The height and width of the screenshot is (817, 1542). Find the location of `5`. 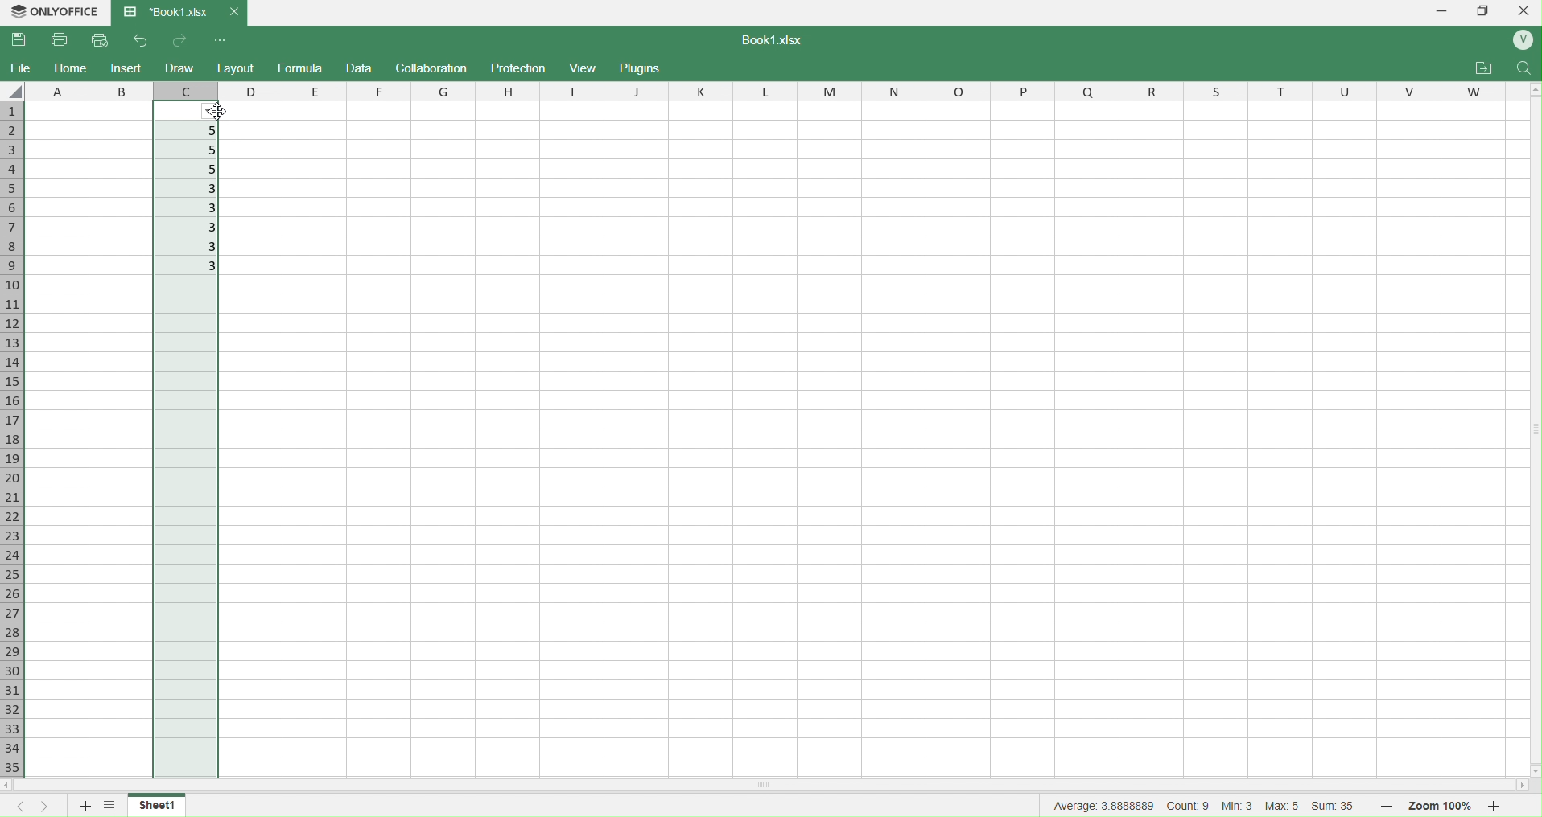

5 is located at coordinates (194, 150).